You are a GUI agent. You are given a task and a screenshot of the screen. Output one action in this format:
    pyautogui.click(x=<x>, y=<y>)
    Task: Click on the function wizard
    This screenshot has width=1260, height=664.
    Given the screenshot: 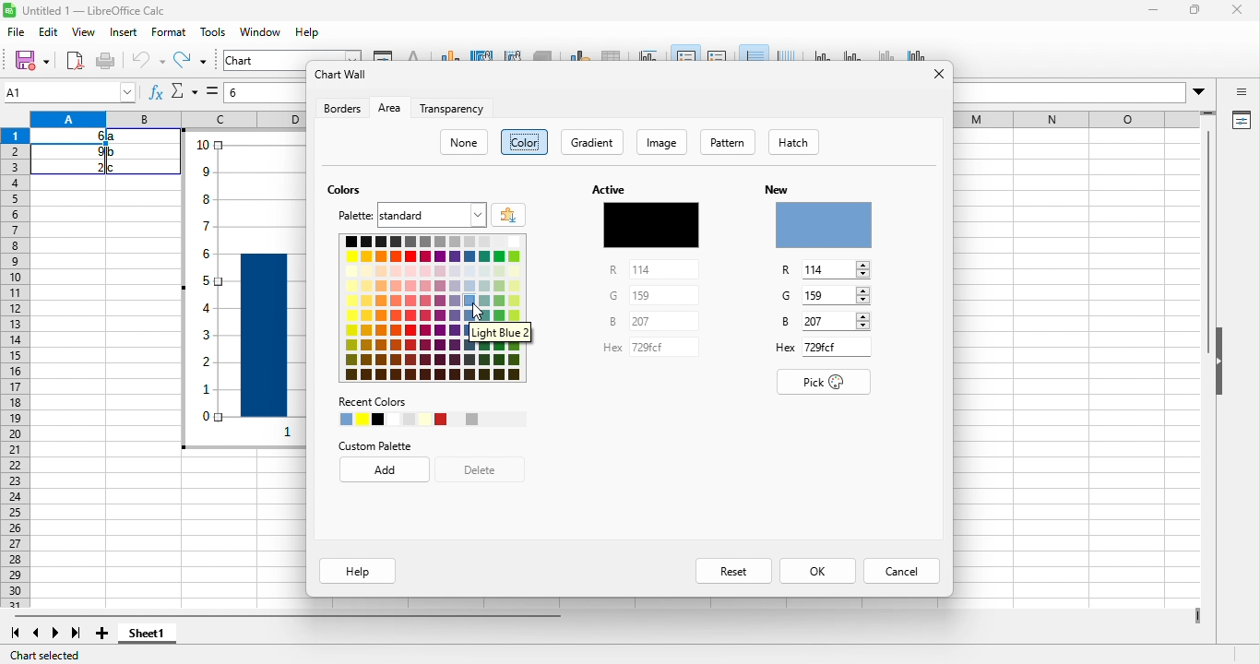 What is the action you would take?
    pyautogui.click(x=155, y=93)
    